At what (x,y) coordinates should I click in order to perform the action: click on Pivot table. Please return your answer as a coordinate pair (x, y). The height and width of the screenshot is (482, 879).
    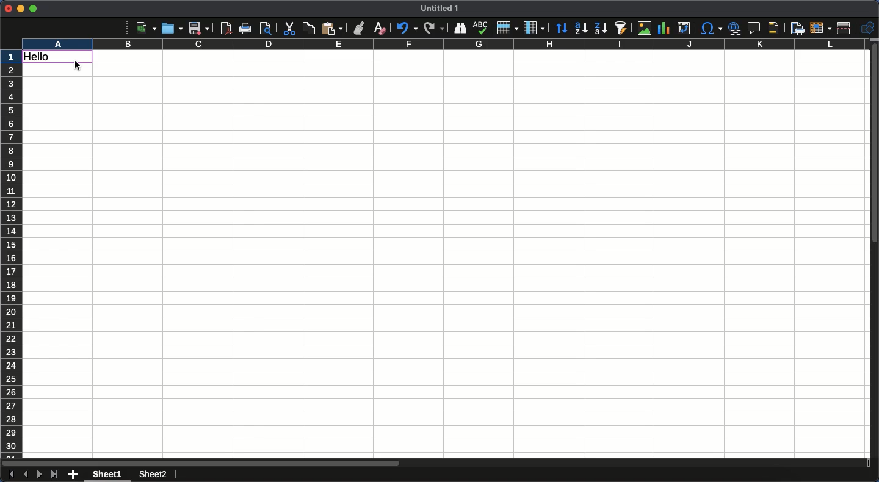
    Looking at the image, I should click on (684, 28).